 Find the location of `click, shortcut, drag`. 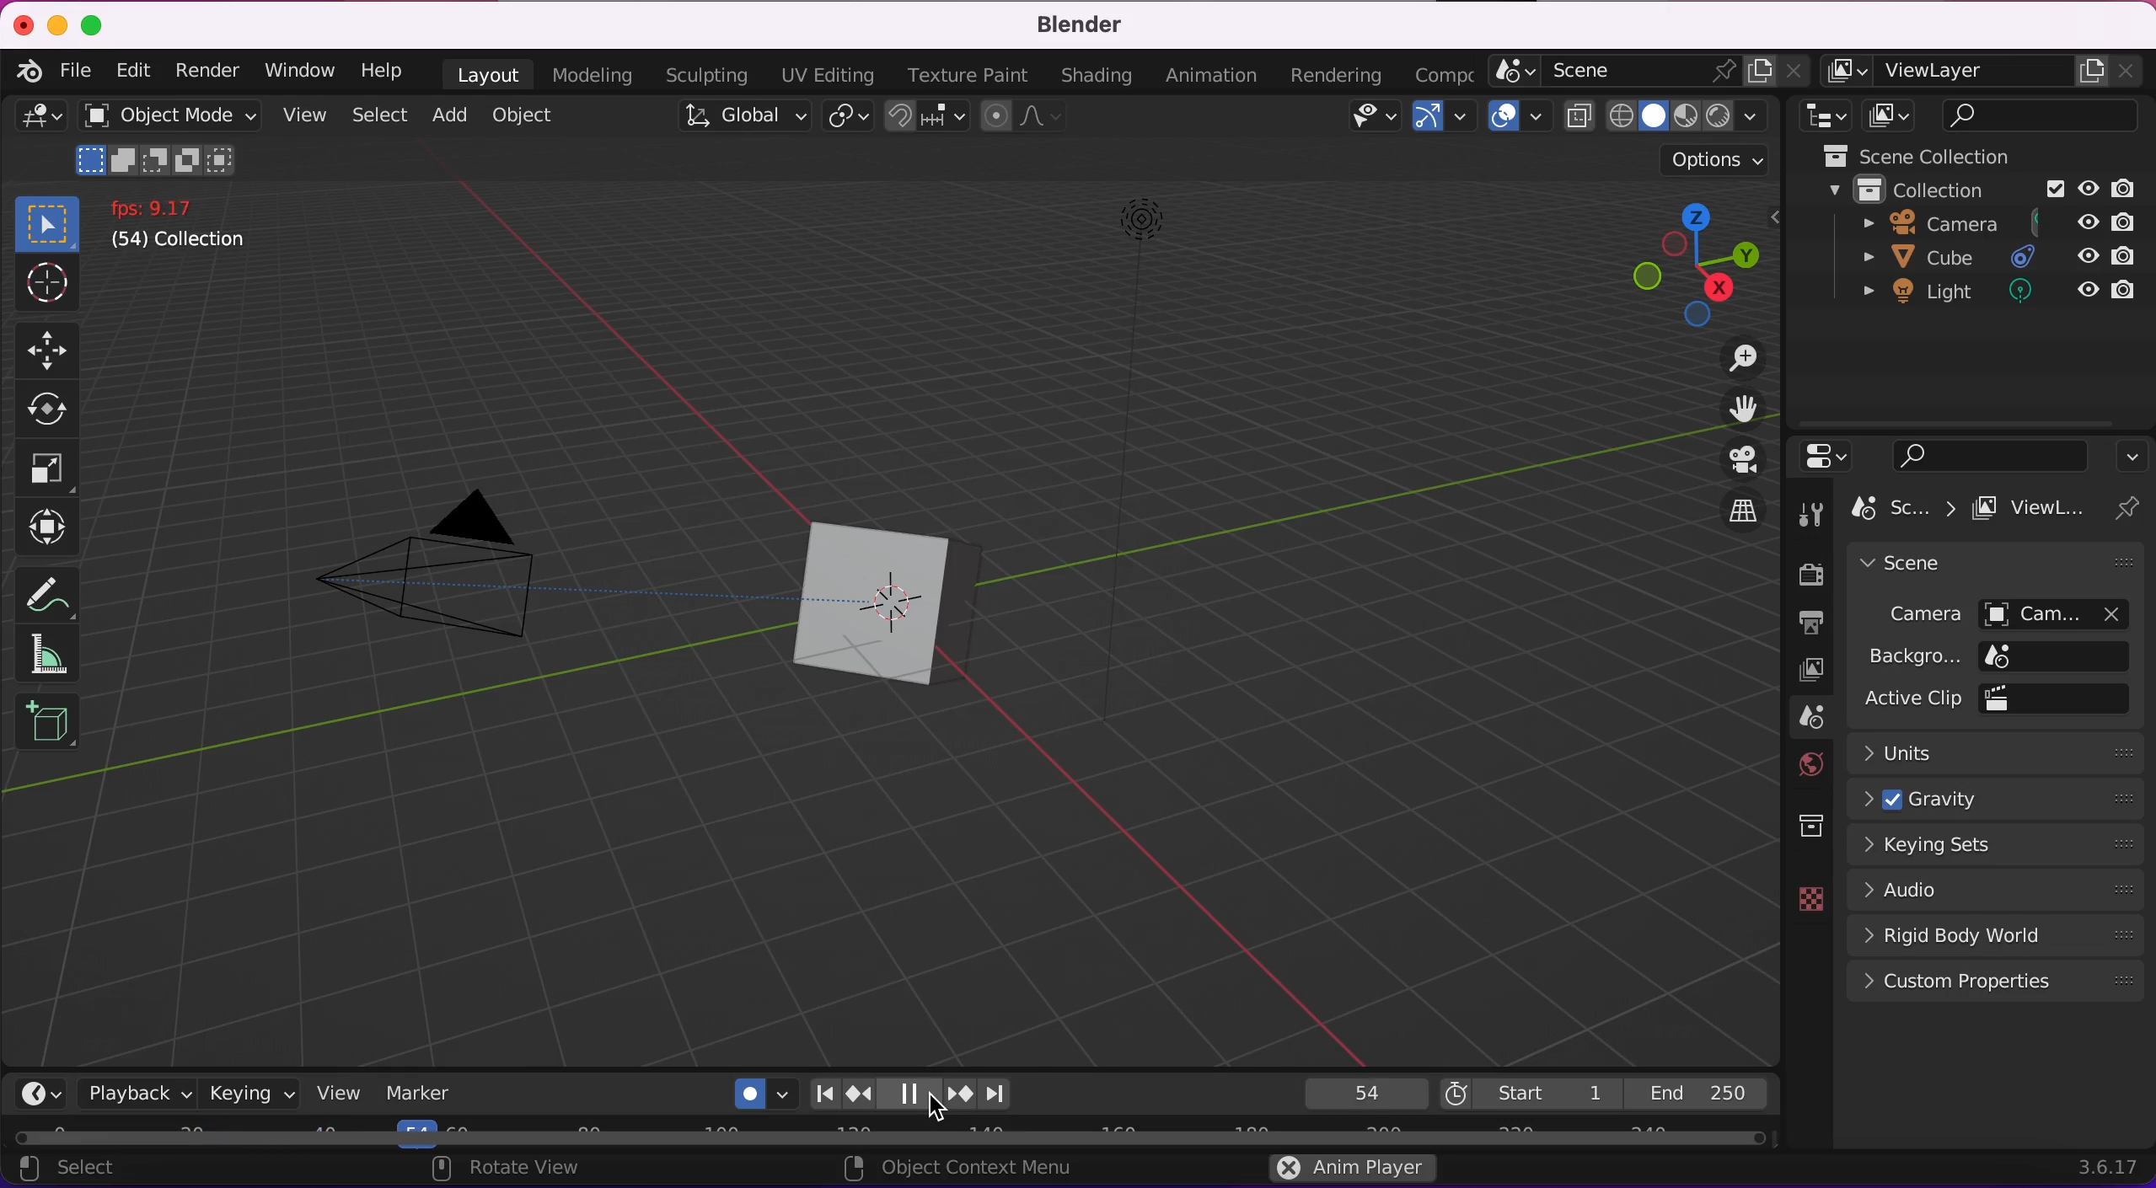

click, shortcut, drag is located at coordinates (1697, 265).